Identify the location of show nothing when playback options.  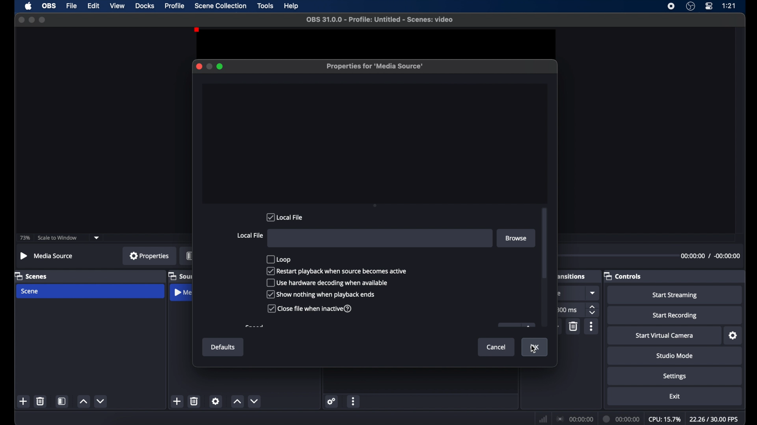
(321, 294).